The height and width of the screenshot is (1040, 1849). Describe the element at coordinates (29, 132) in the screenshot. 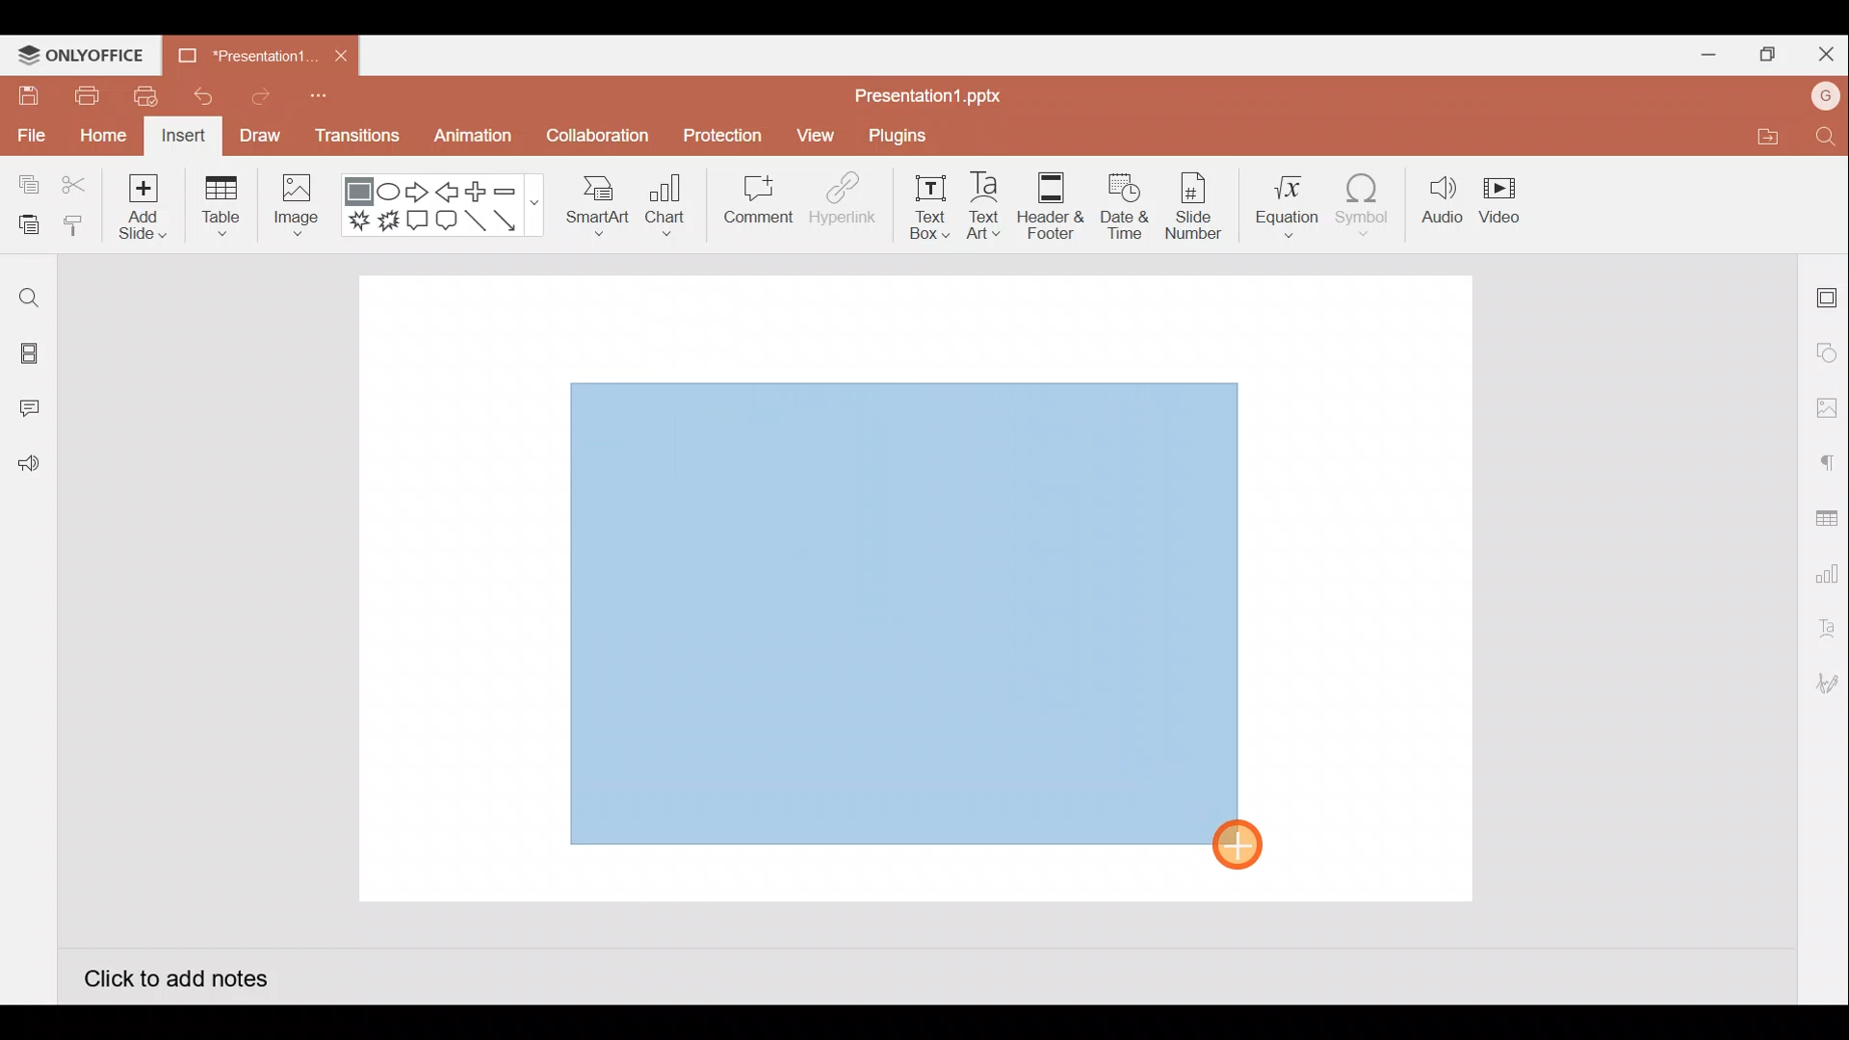

I see `File` at that location.